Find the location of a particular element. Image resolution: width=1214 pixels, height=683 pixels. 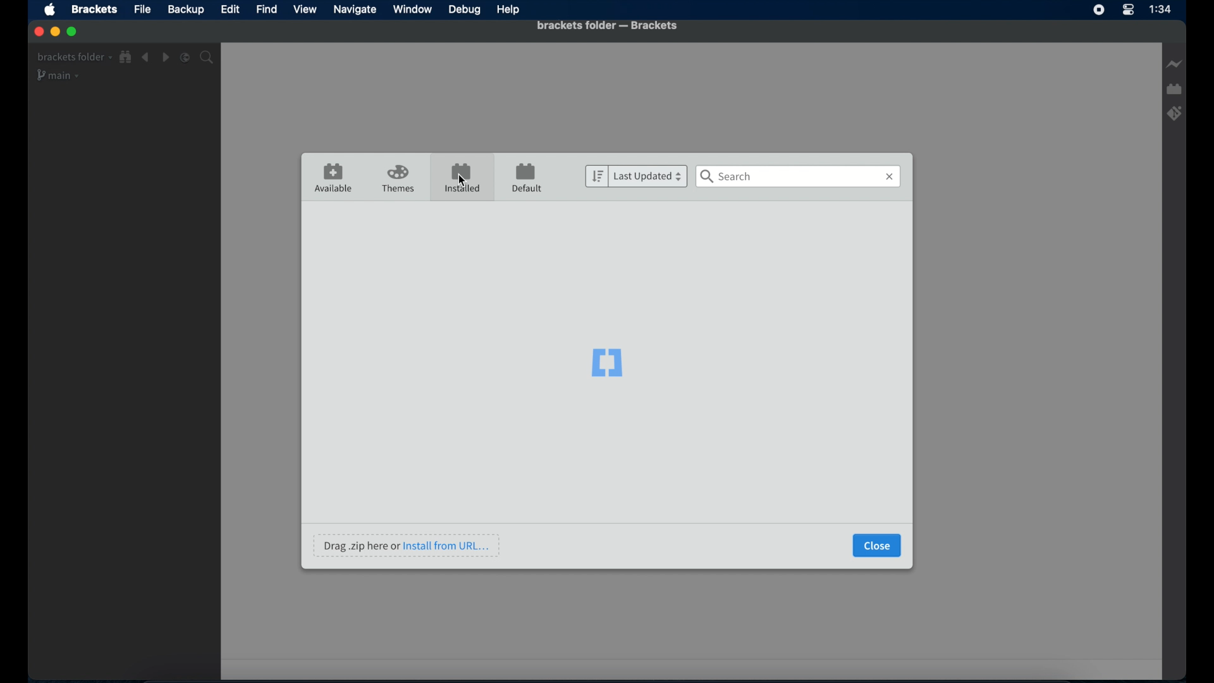

Brackets folder is located at coordinates (74, 58).